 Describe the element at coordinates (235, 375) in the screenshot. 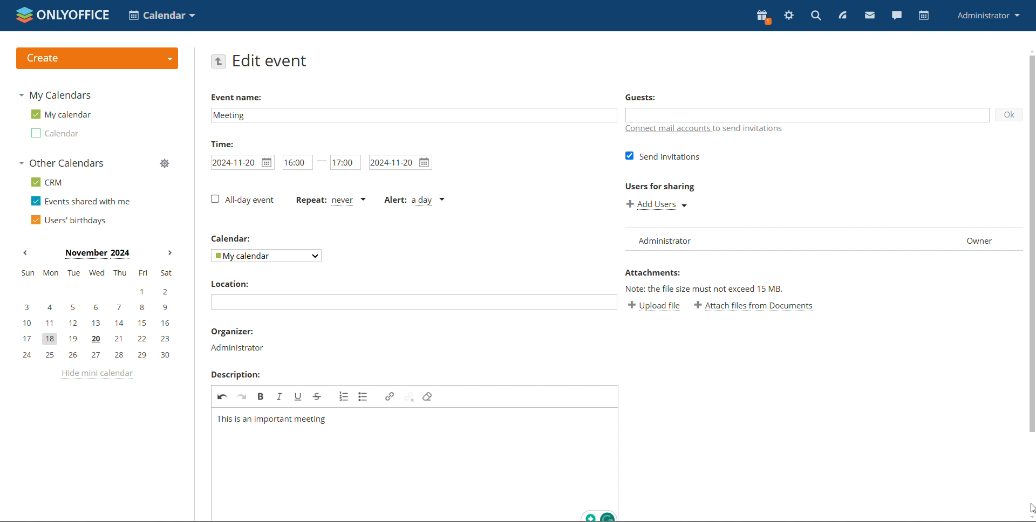

I see `description` at that location.